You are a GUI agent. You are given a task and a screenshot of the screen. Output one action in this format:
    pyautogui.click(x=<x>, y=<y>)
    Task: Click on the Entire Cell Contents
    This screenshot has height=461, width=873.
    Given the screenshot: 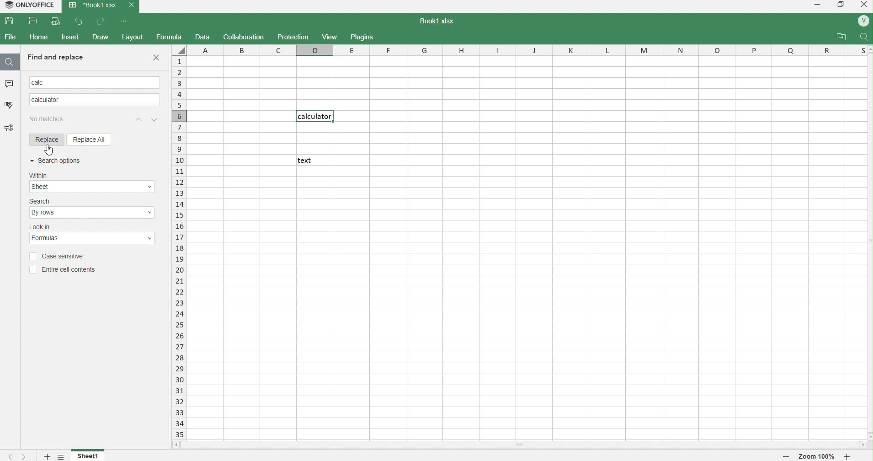 What is the action you would take?
    pyautogui.click(x=65, y=269)
    